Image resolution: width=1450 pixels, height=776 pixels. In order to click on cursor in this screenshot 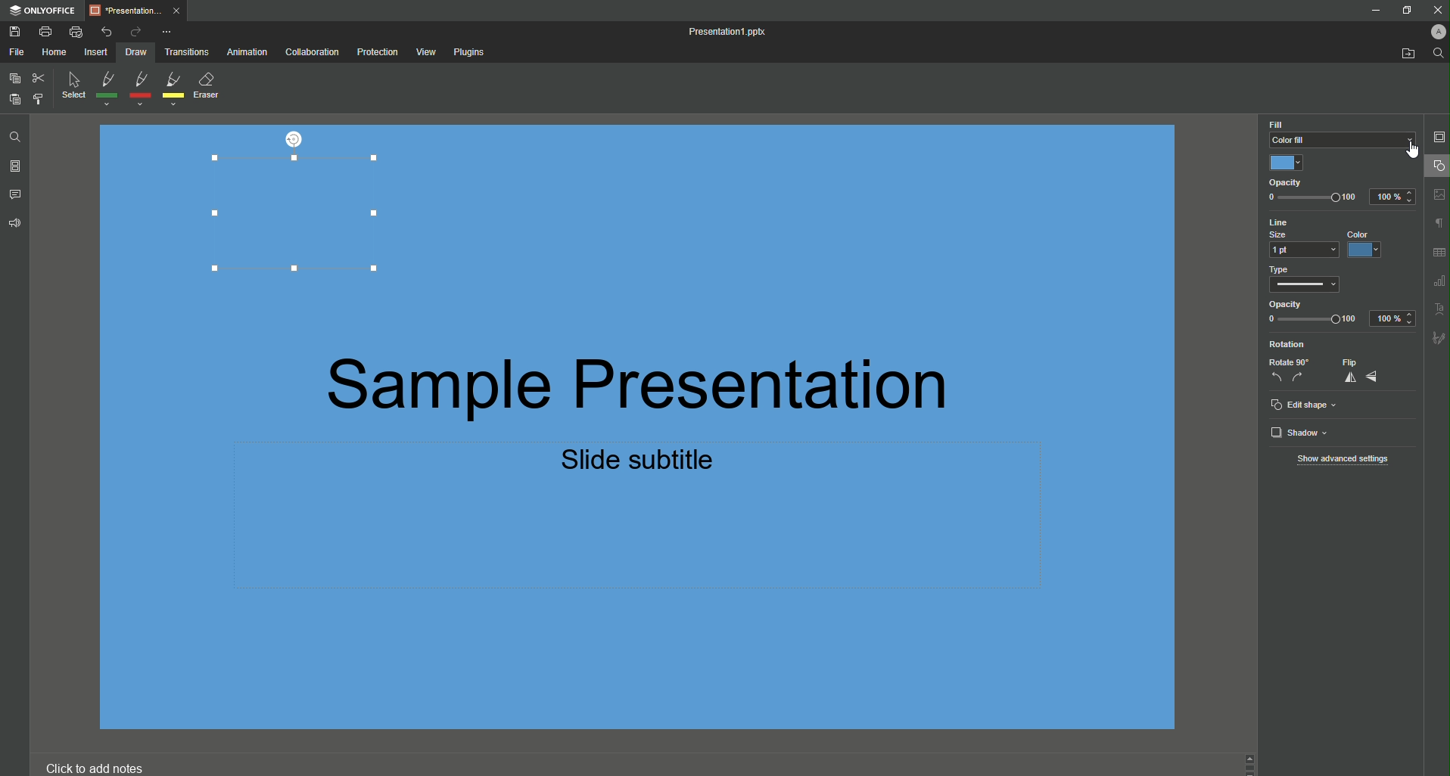, I will do `click(1417, 154)`.